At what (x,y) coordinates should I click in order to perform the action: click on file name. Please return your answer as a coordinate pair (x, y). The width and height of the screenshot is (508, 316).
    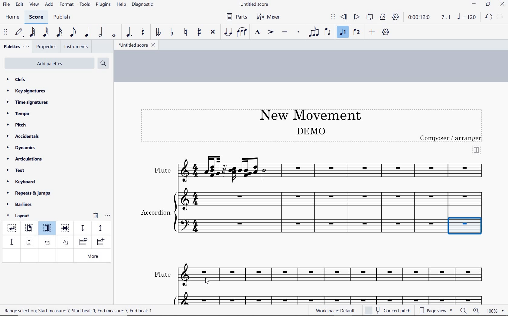
    Looking at the image, I should click on (136, 45).